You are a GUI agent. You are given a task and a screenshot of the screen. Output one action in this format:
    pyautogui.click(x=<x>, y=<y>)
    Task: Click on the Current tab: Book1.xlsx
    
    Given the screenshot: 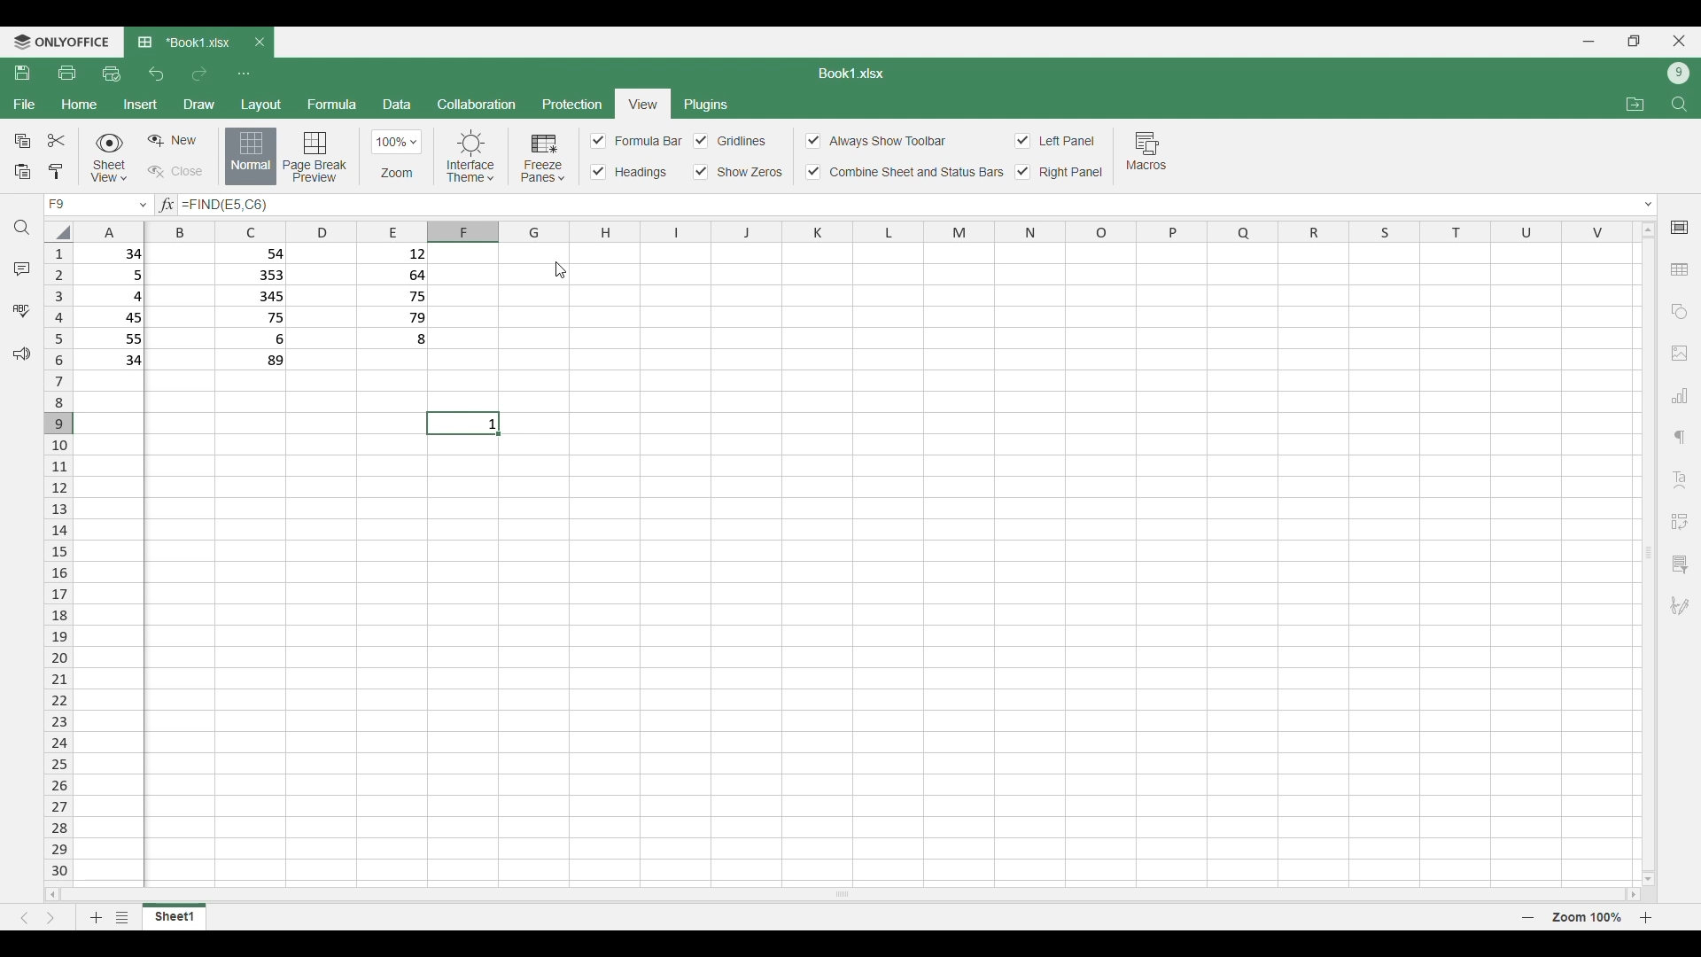 What is the action you would take?
    pyautogui.click(x=185, y=44)
    